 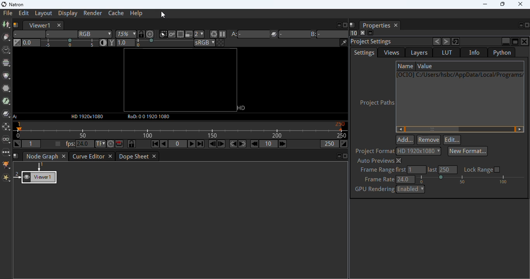 I want to click on filter, so click(x=6, y=89).